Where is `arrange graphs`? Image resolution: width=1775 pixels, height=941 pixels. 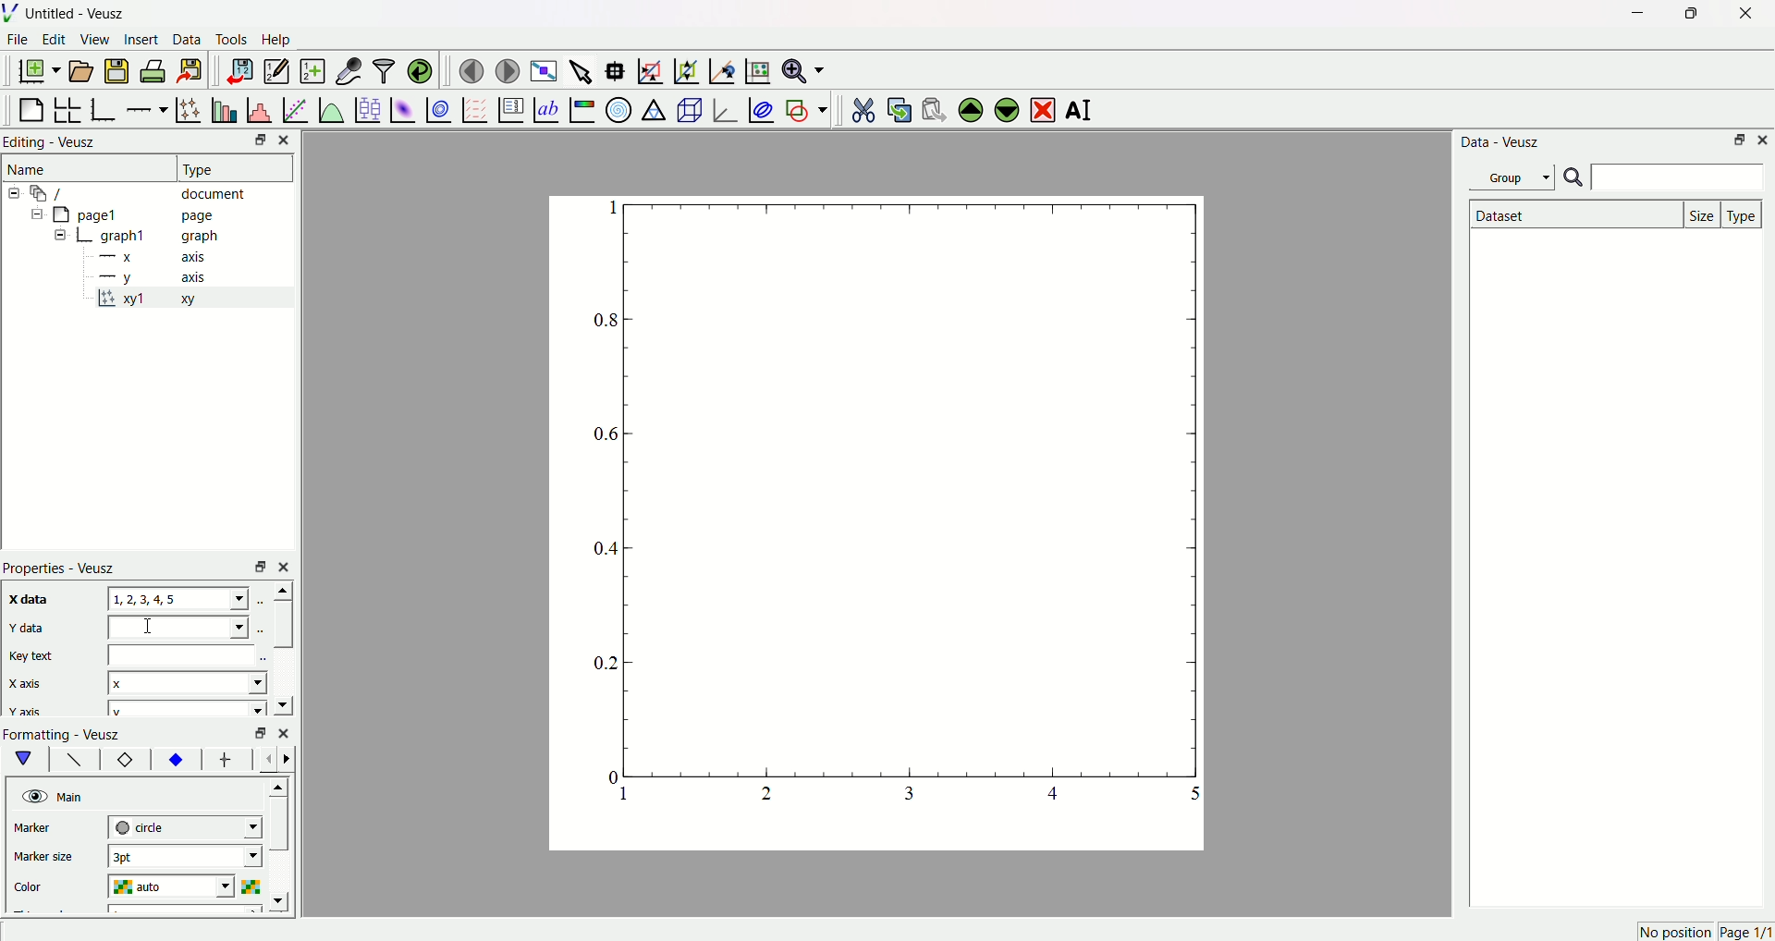
arrange graphs is located at coordinates (70, 107).